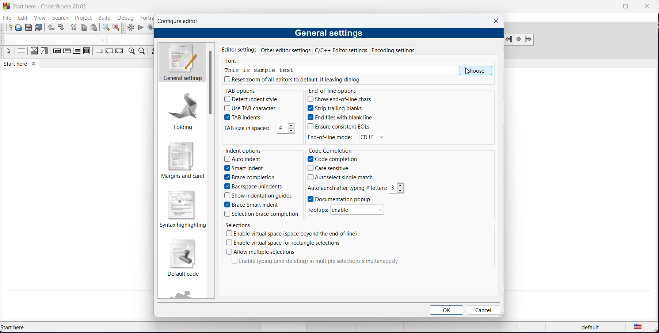 This screenshot has height=333, width=659. What do you see at coordinates (119, 52) in the screenshot?
I see `return instruction` at bounding box center [119, 52].